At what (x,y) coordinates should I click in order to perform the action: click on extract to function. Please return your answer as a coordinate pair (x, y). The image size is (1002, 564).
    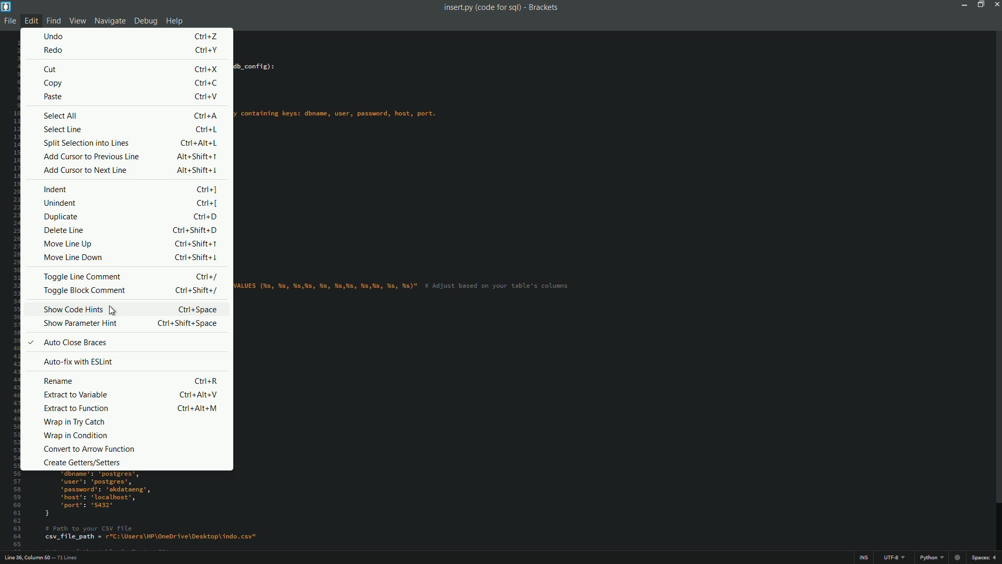
    Looking at the image, I should click on (75, 409).